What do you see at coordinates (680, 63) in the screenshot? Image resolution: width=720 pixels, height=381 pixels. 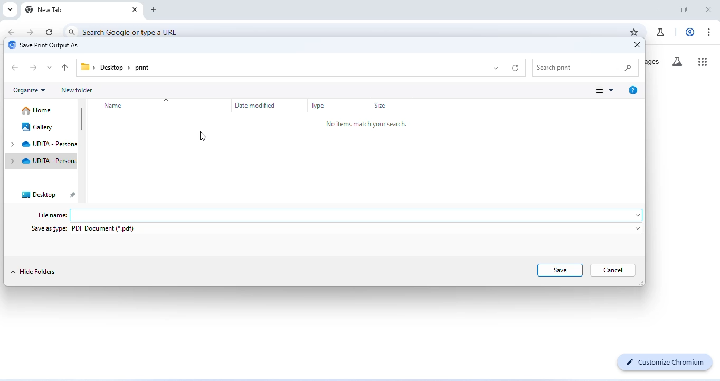 I see `search labs` at bounding box center [680, 63].